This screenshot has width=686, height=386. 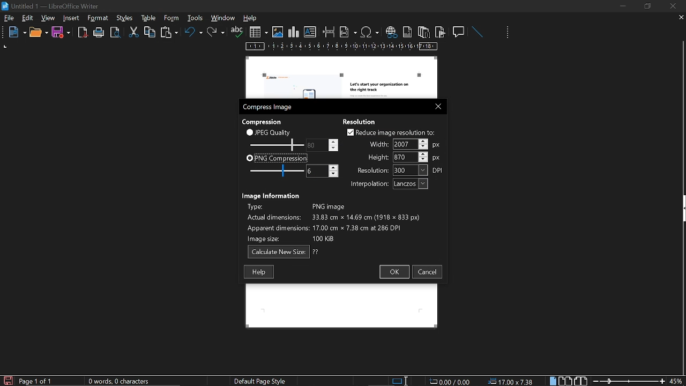 I want to click on new, so click(x=14, y=33).